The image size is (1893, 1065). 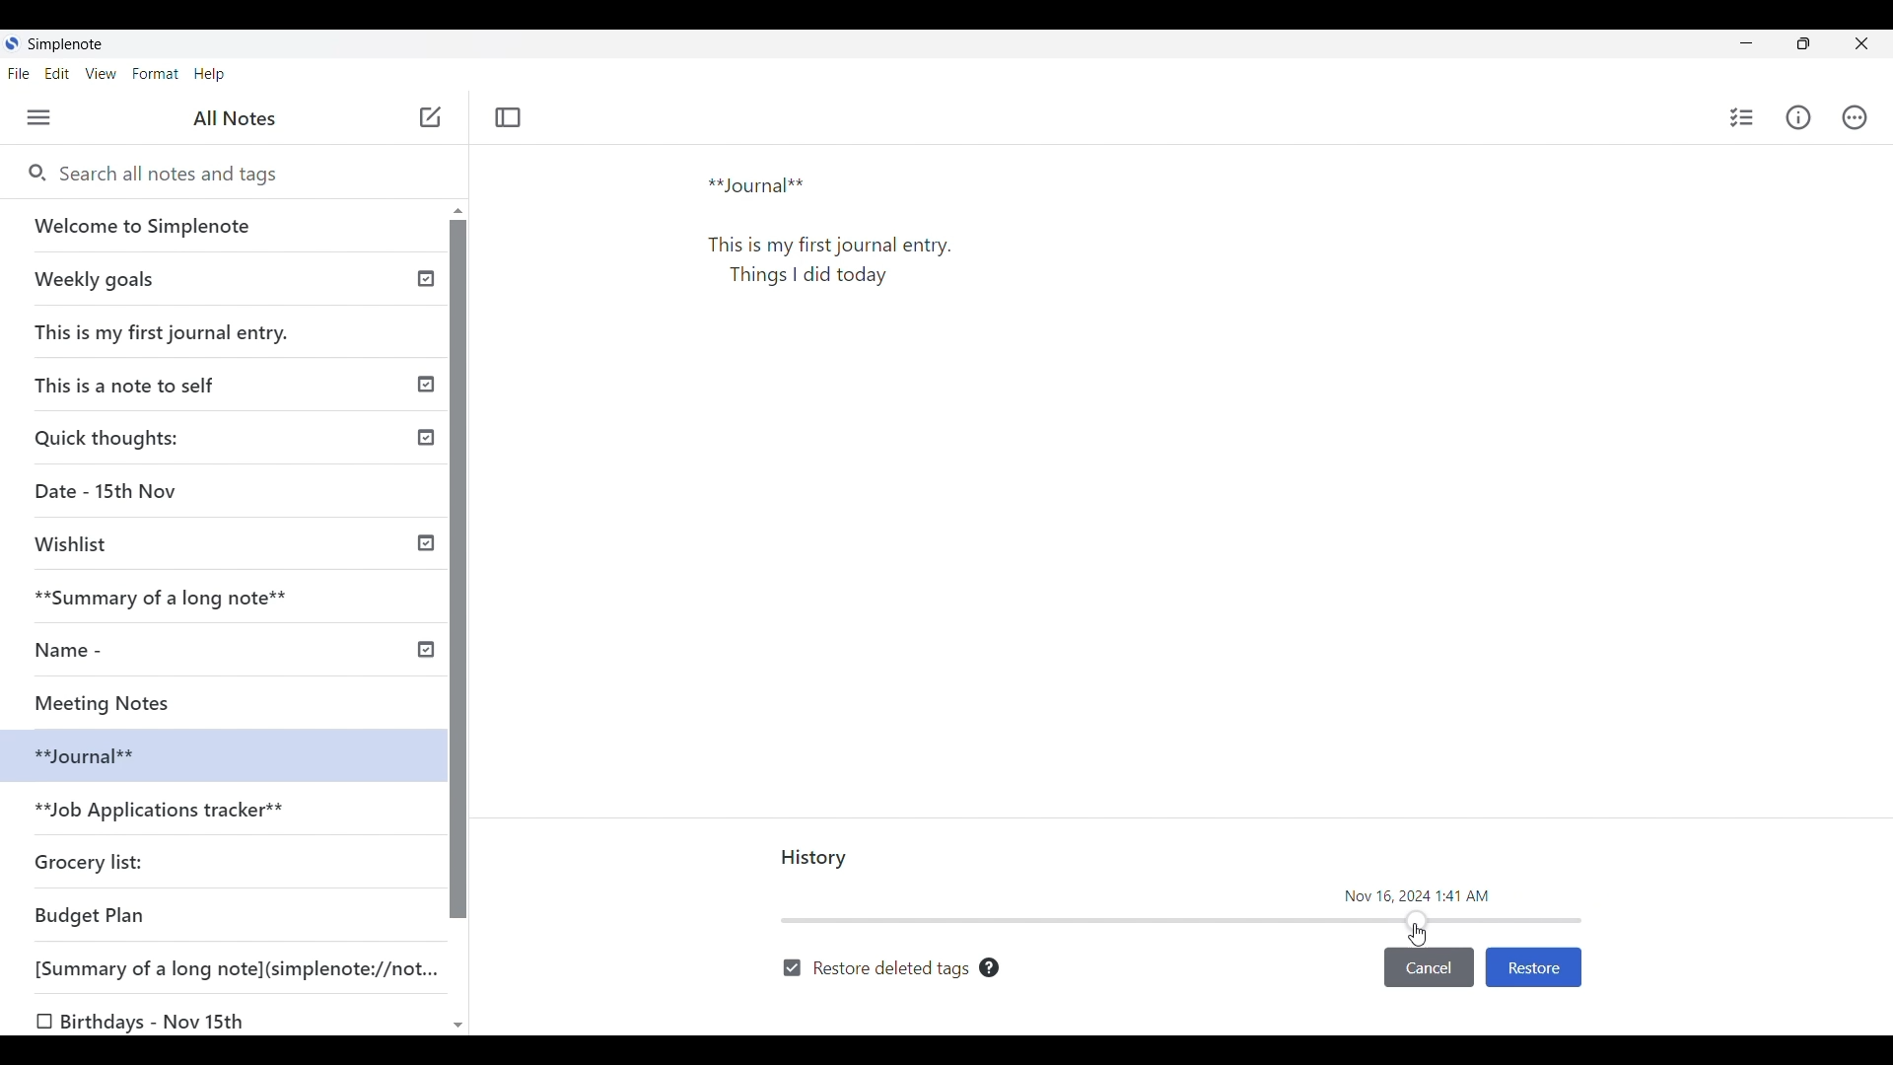 I want to click on Software logo, so click(x=12, y=42).